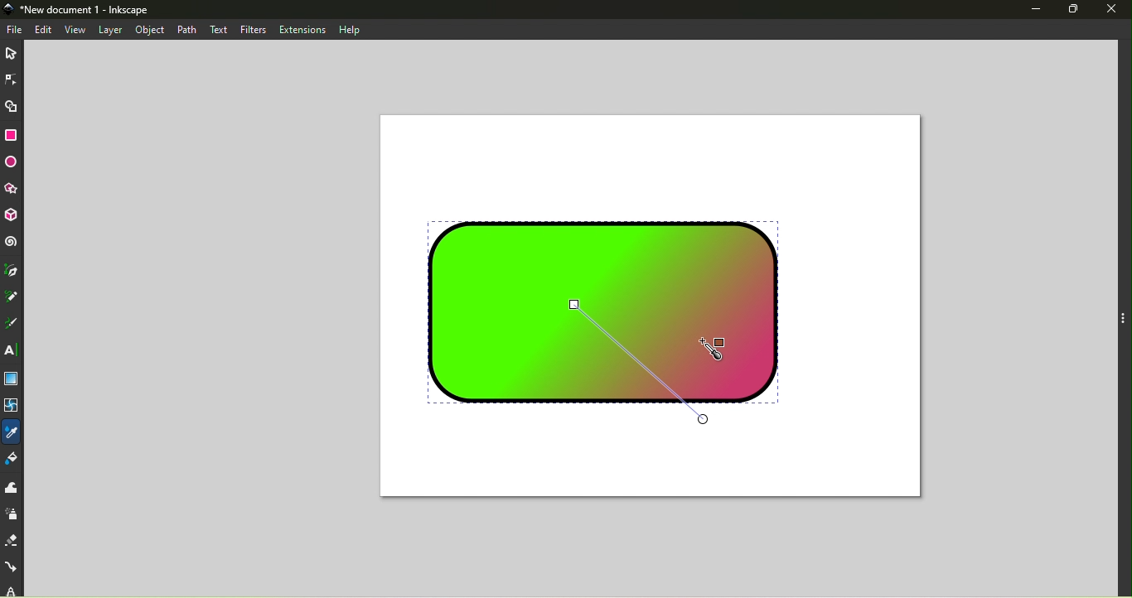 The image size is (1132, 598). Describe the element at coordinates (75, 30) in the screenshot. I see `View` at that location.